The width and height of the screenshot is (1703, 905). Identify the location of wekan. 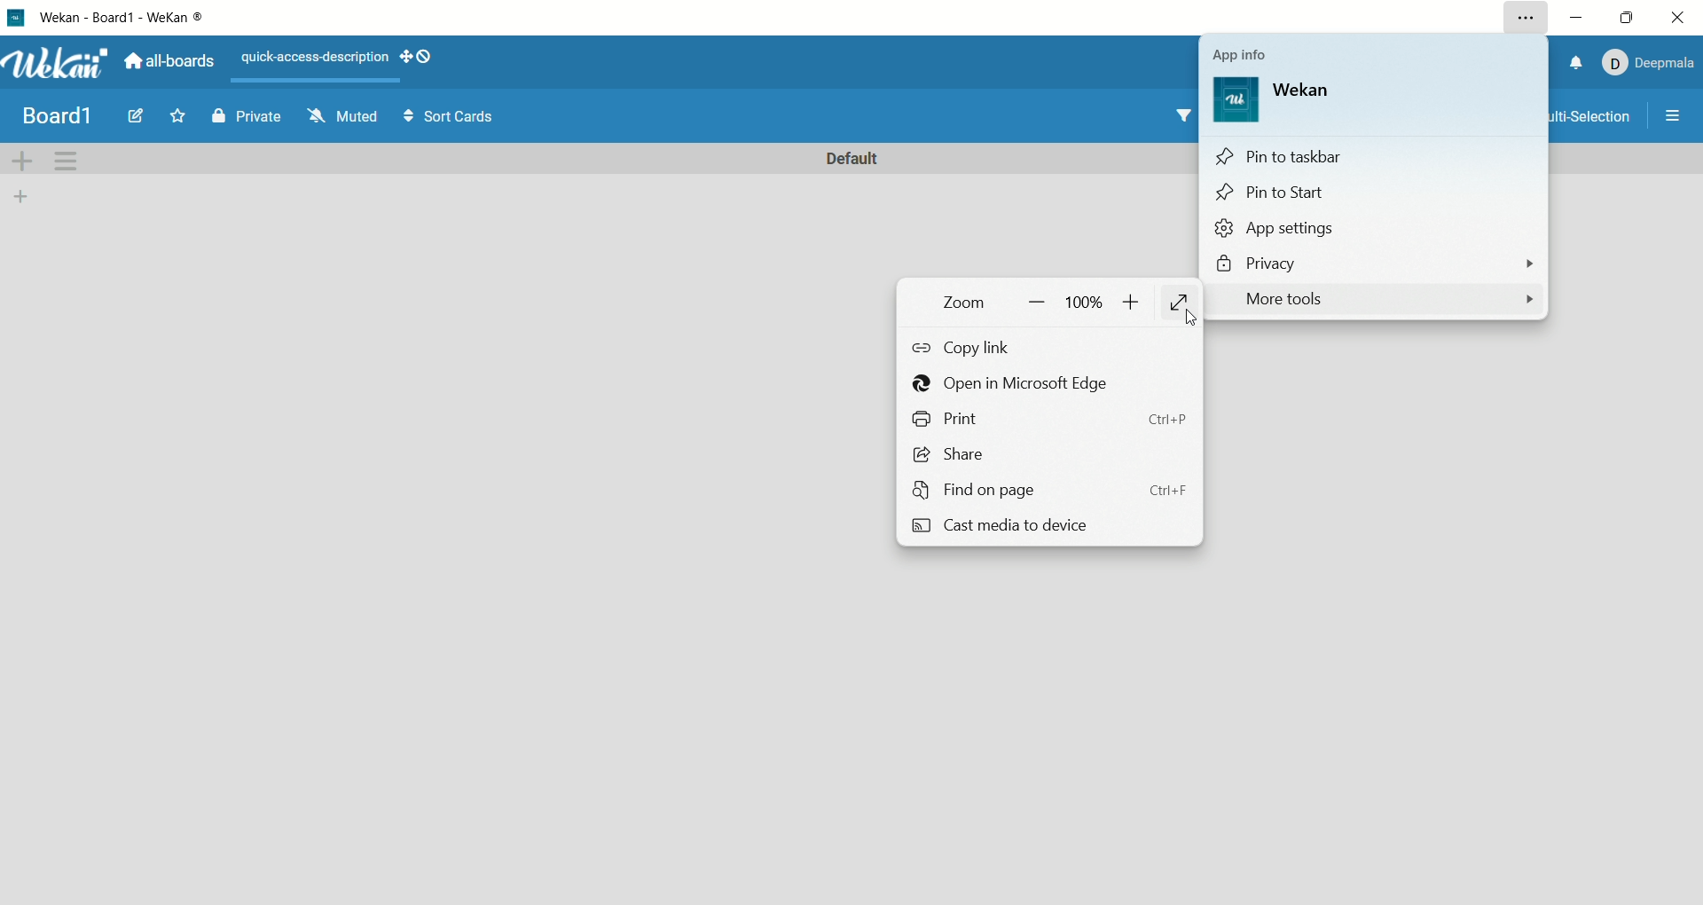
(56, 65).